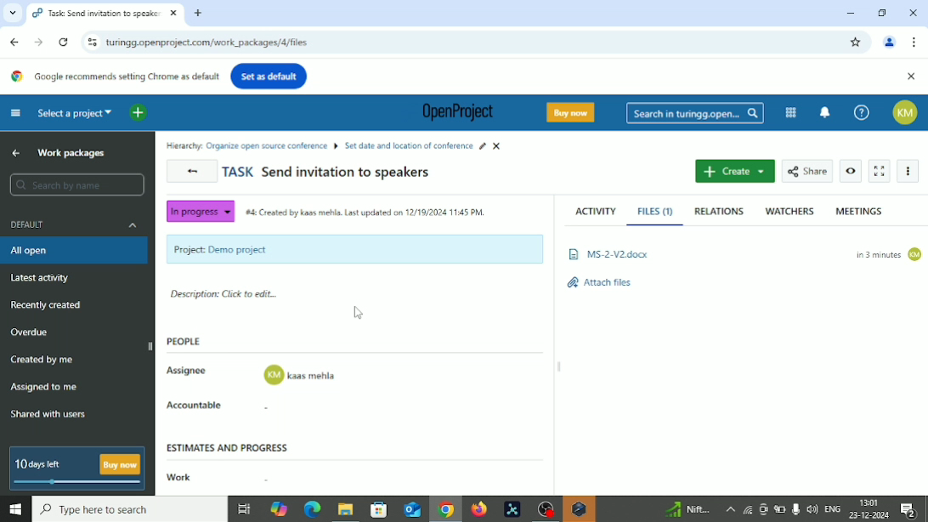 Image resolution: width=928 pixels, height=522 pixels. Describe the element at coordinates (139, 113) in the screenshot. I see `Open quick add menu` at that location.